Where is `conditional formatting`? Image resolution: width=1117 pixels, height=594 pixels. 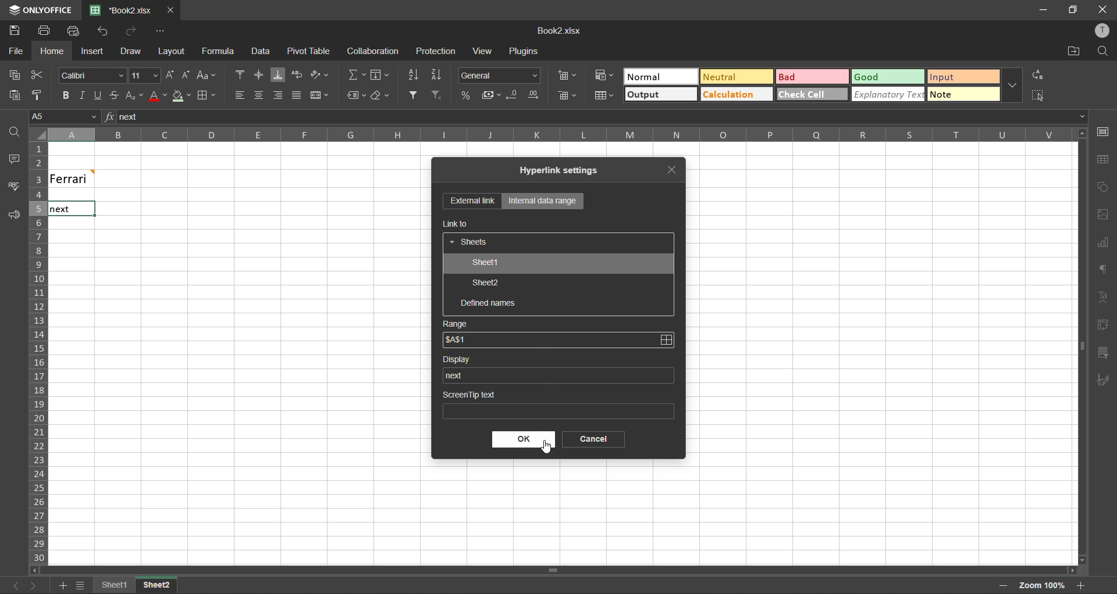 conditional formatting is located at coordinates (602, 76).